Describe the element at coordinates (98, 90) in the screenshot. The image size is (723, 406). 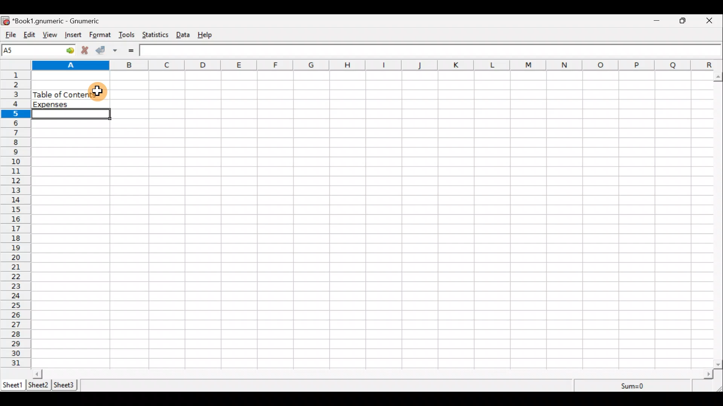
I see `Cursor hovering on cell A3` at that location.